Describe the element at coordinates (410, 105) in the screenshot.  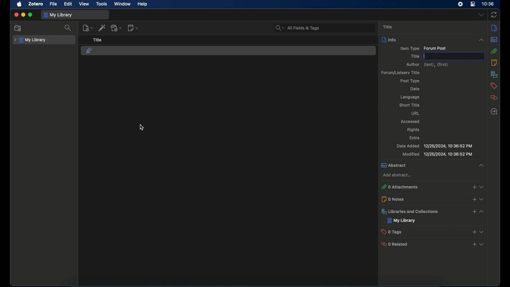
I see `short title` at that location.